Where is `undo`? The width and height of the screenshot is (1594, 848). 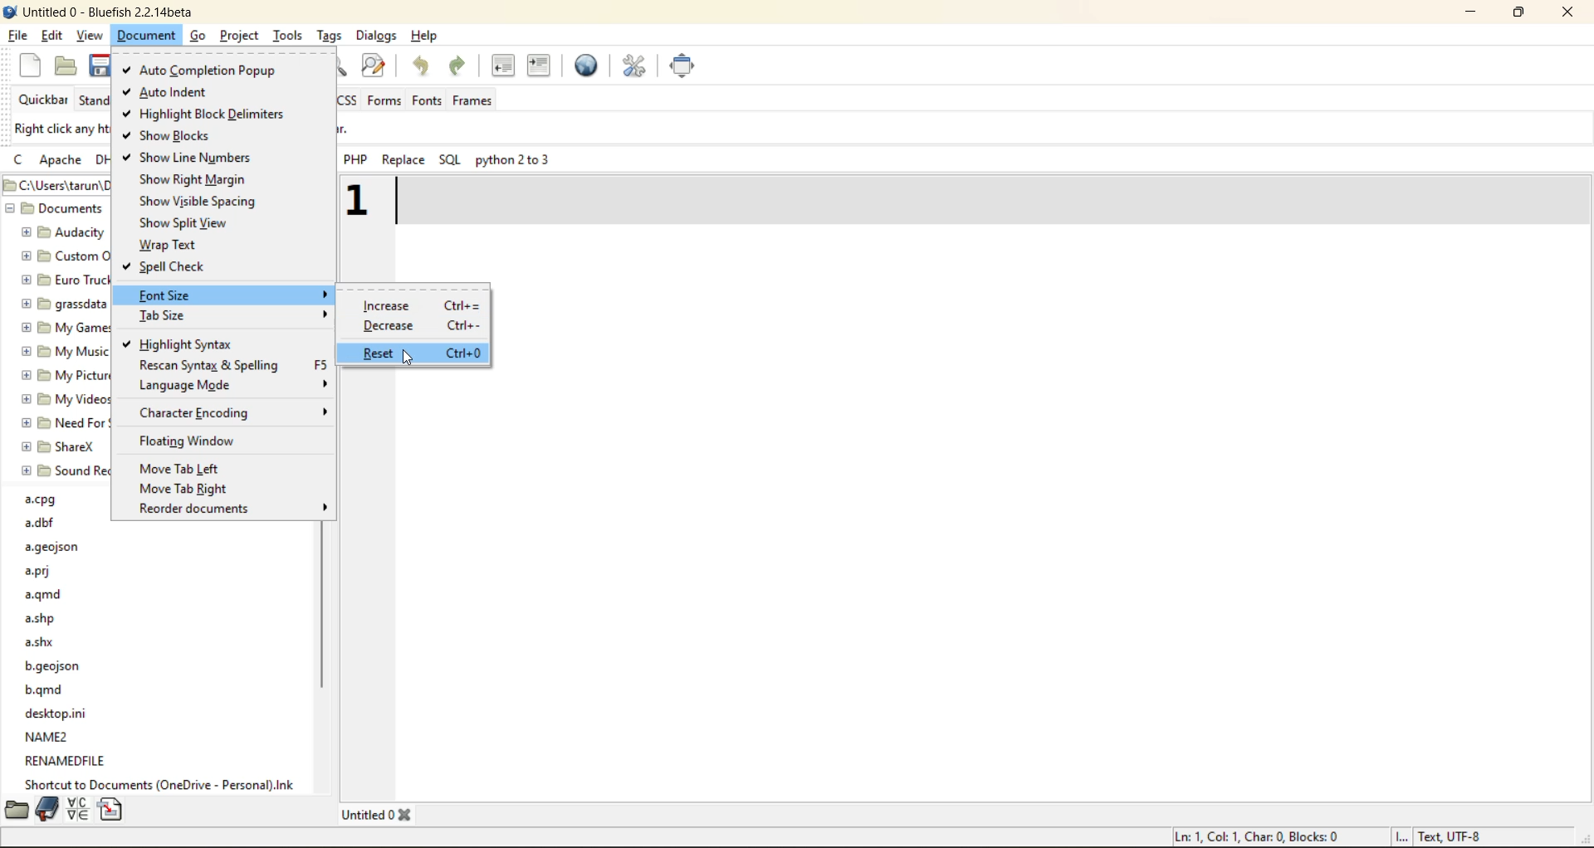 undo is located at coordinates (422, 64).